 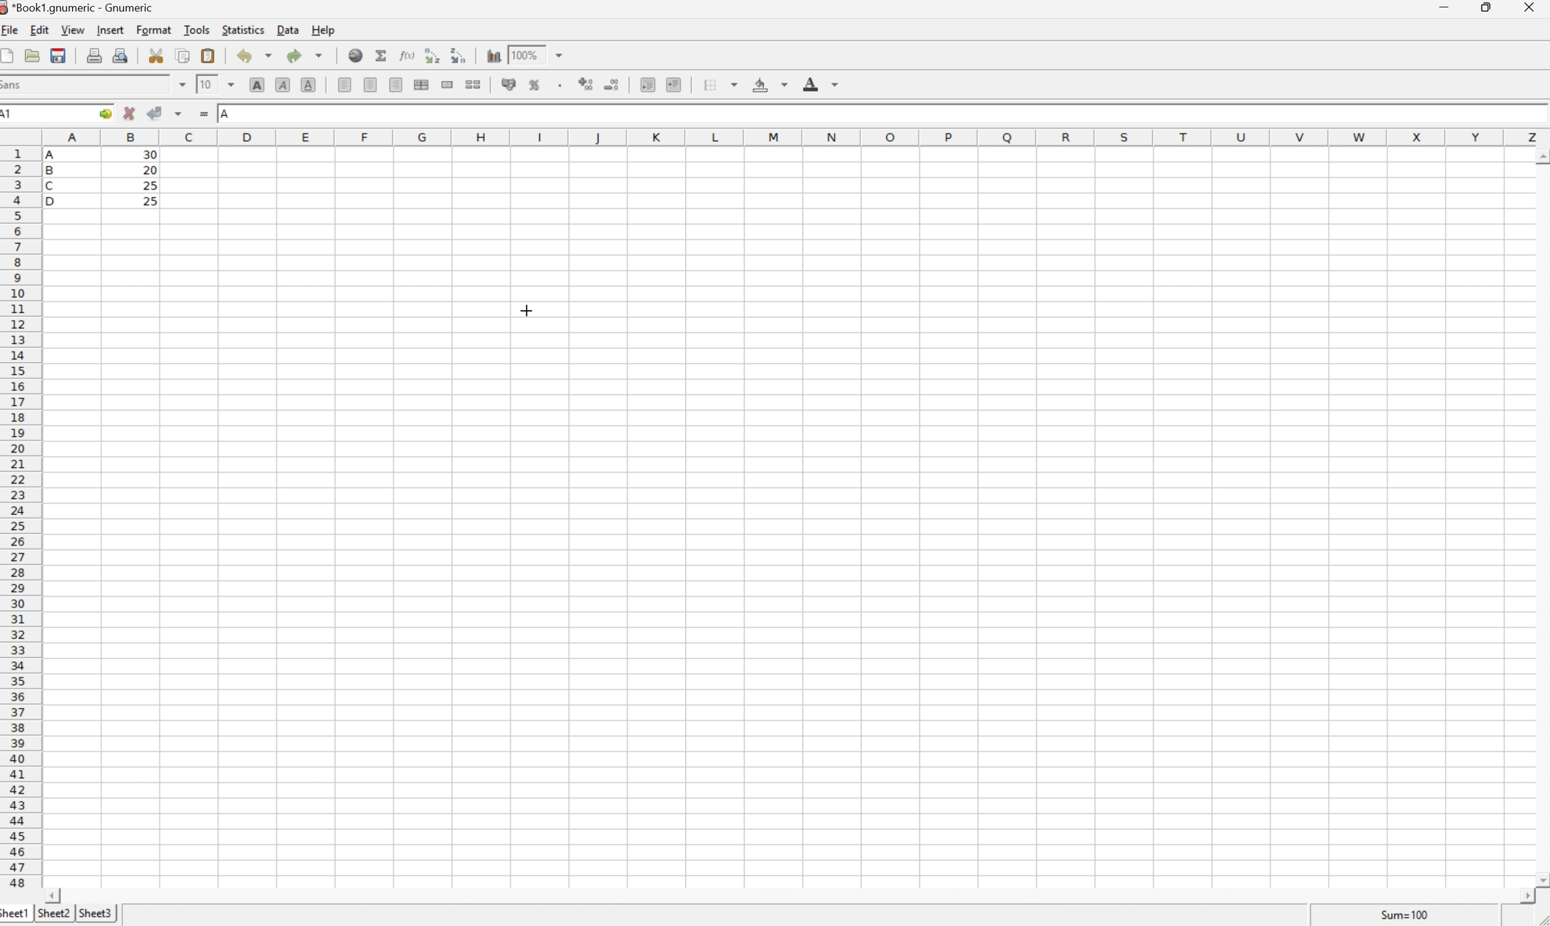 What do you see at coordinates (795, 136) in the screenshot?
I see `Column names` at bounding box center [795, 136].